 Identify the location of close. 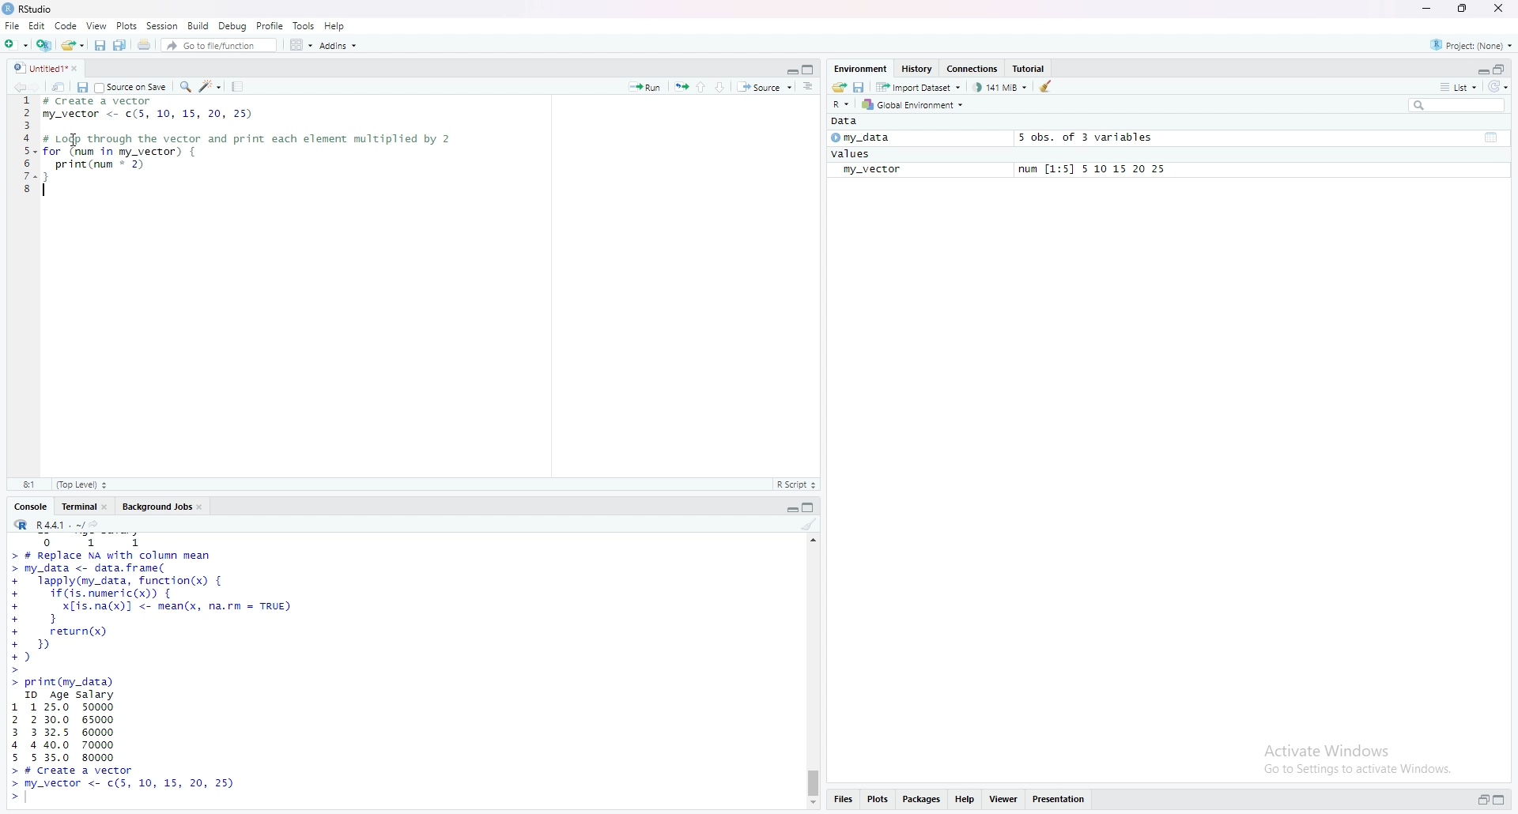
(1501, 9).